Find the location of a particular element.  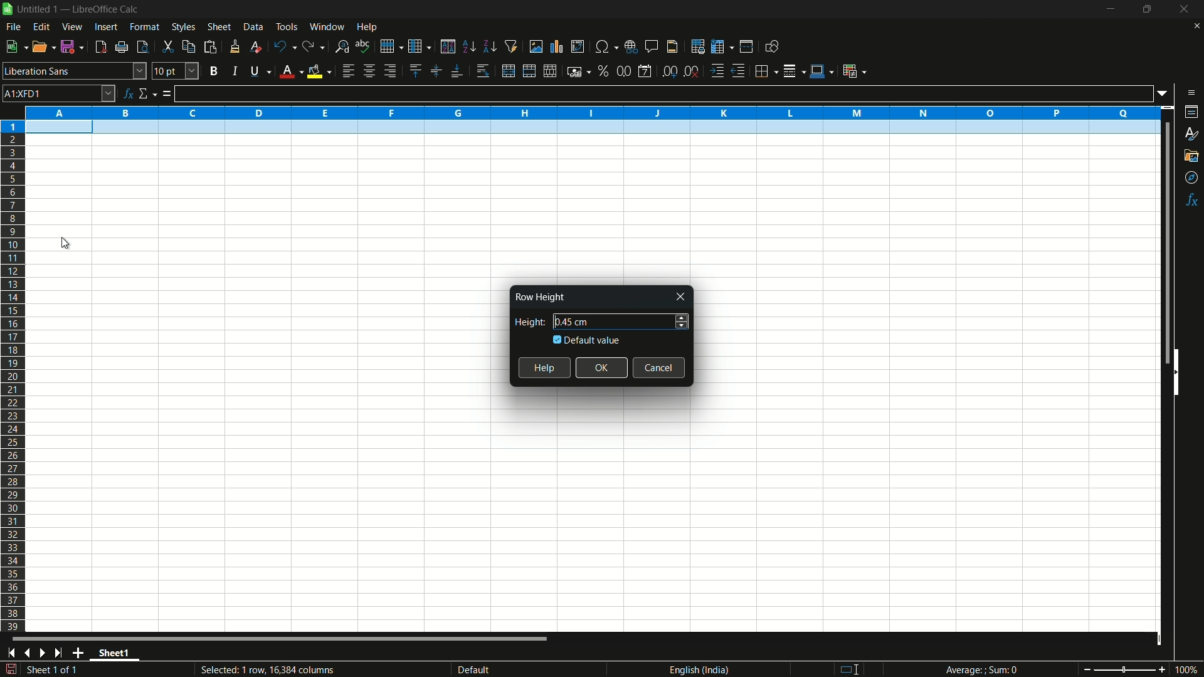

column is located at coordinates (420, 47).